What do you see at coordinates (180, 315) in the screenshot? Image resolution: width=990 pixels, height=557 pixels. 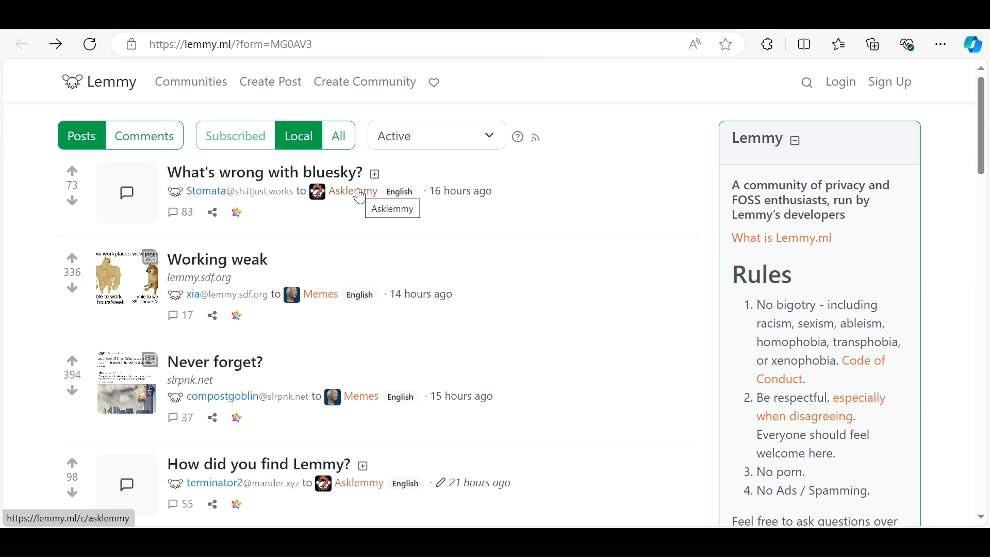 I see `Comments` at bounding box center [180, 315].